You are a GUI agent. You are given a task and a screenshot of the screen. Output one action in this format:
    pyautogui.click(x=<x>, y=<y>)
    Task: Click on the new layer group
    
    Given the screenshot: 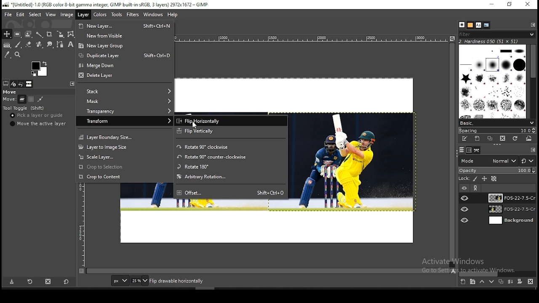 What is the action you would take?
    pyautogui.click(x=125, y=45)
    